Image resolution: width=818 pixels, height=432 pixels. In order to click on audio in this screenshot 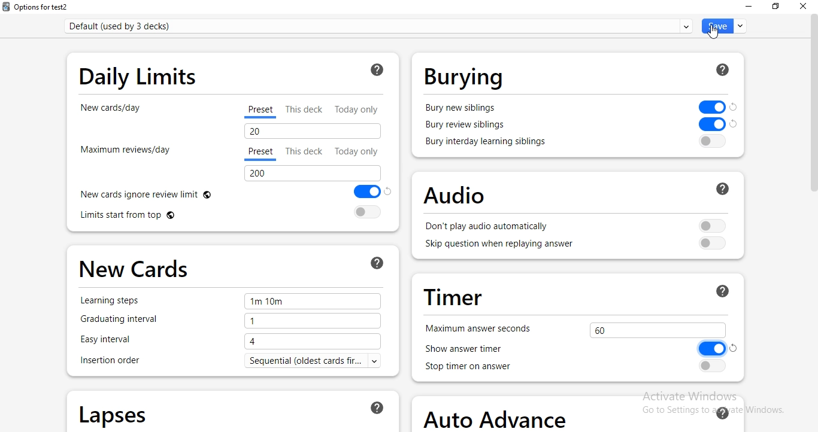, I will do `click(581, 196)`.